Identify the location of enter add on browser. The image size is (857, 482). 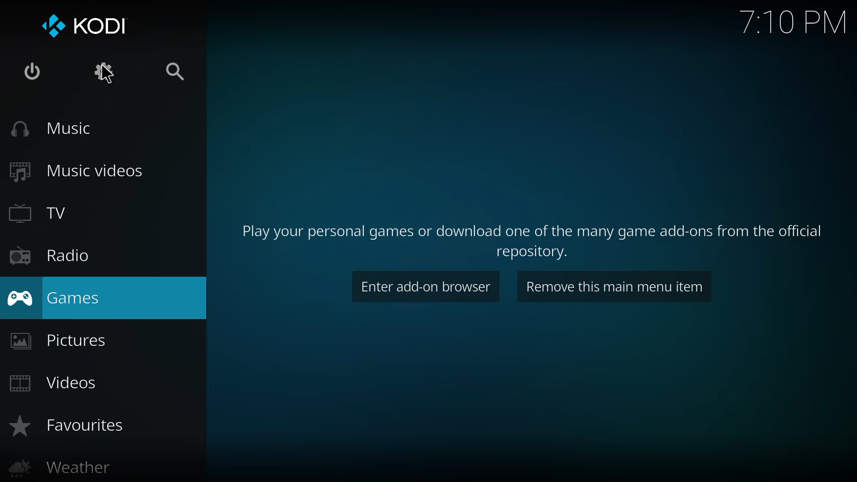
(426, 287).